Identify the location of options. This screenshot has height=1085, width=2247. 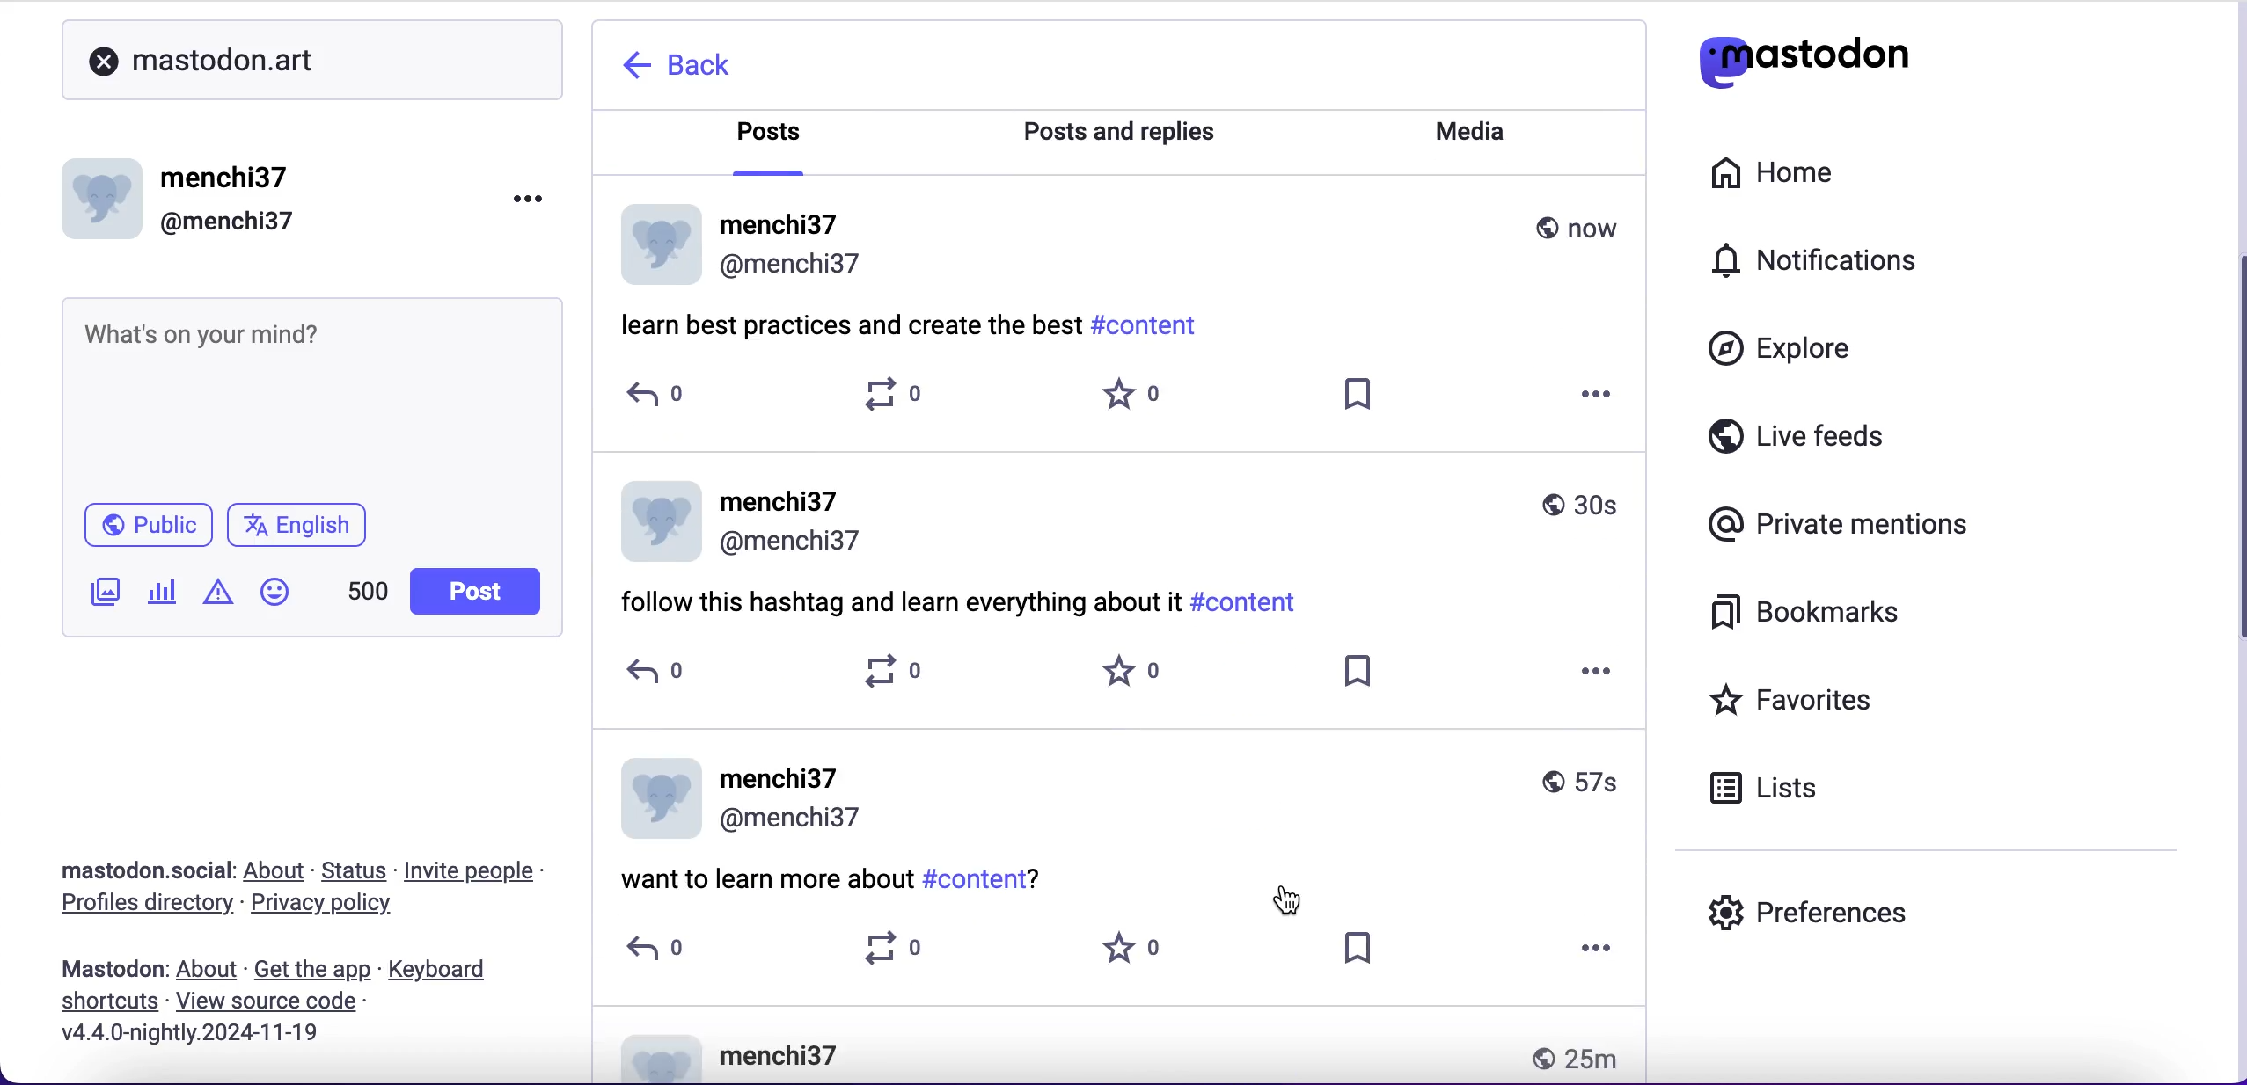
(1599, 398).